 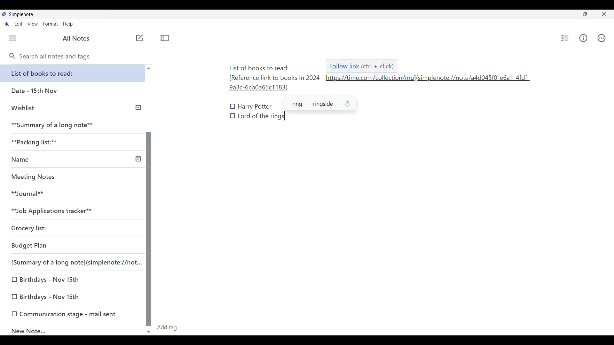 I want to click on Wishlist, so click(x=74, y=107).